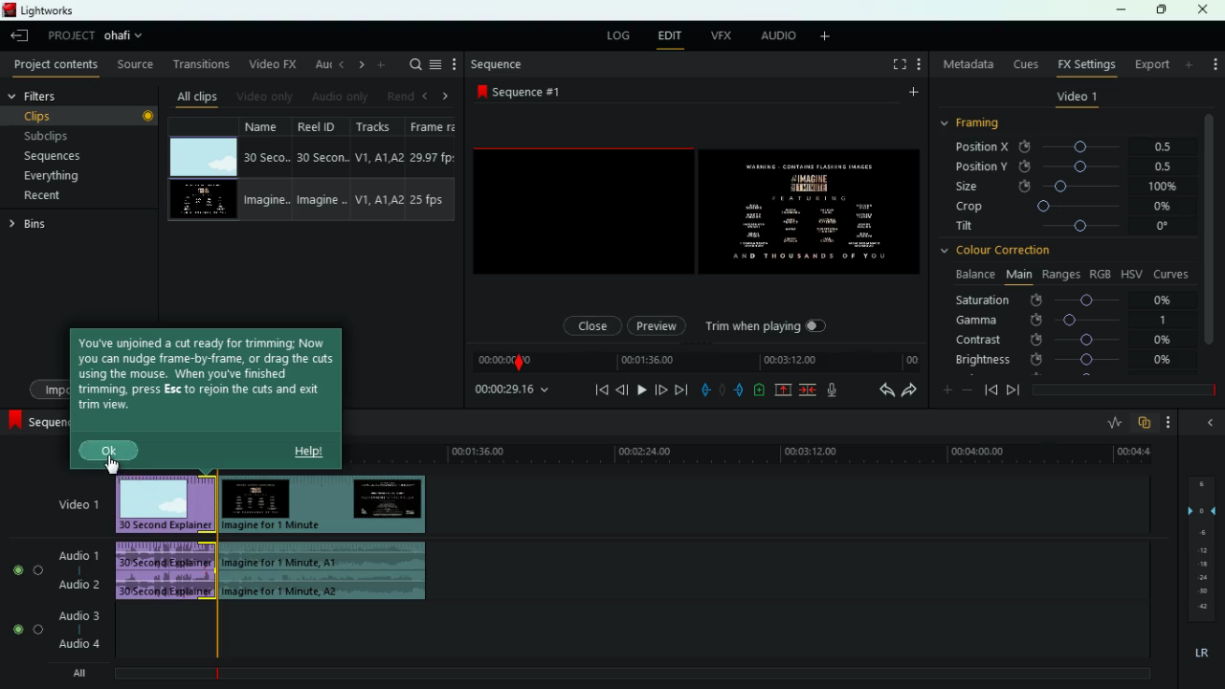 The width and height of the screenshot is (1225, 689). Describe the element at coordinates (622, 389) in the screenshot. I see `back` at that location.